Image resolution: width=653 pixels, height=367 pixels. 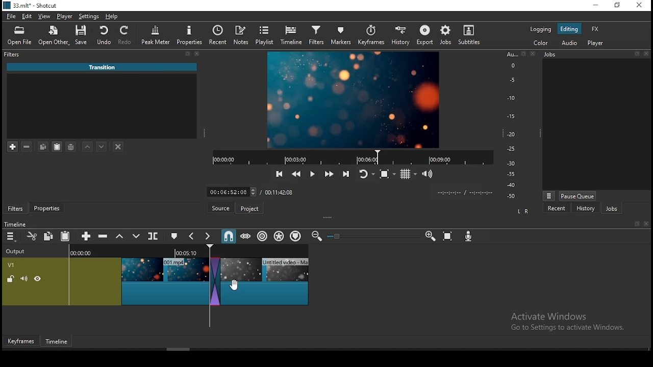 I want to click on editing, so click(x=570, y=31).